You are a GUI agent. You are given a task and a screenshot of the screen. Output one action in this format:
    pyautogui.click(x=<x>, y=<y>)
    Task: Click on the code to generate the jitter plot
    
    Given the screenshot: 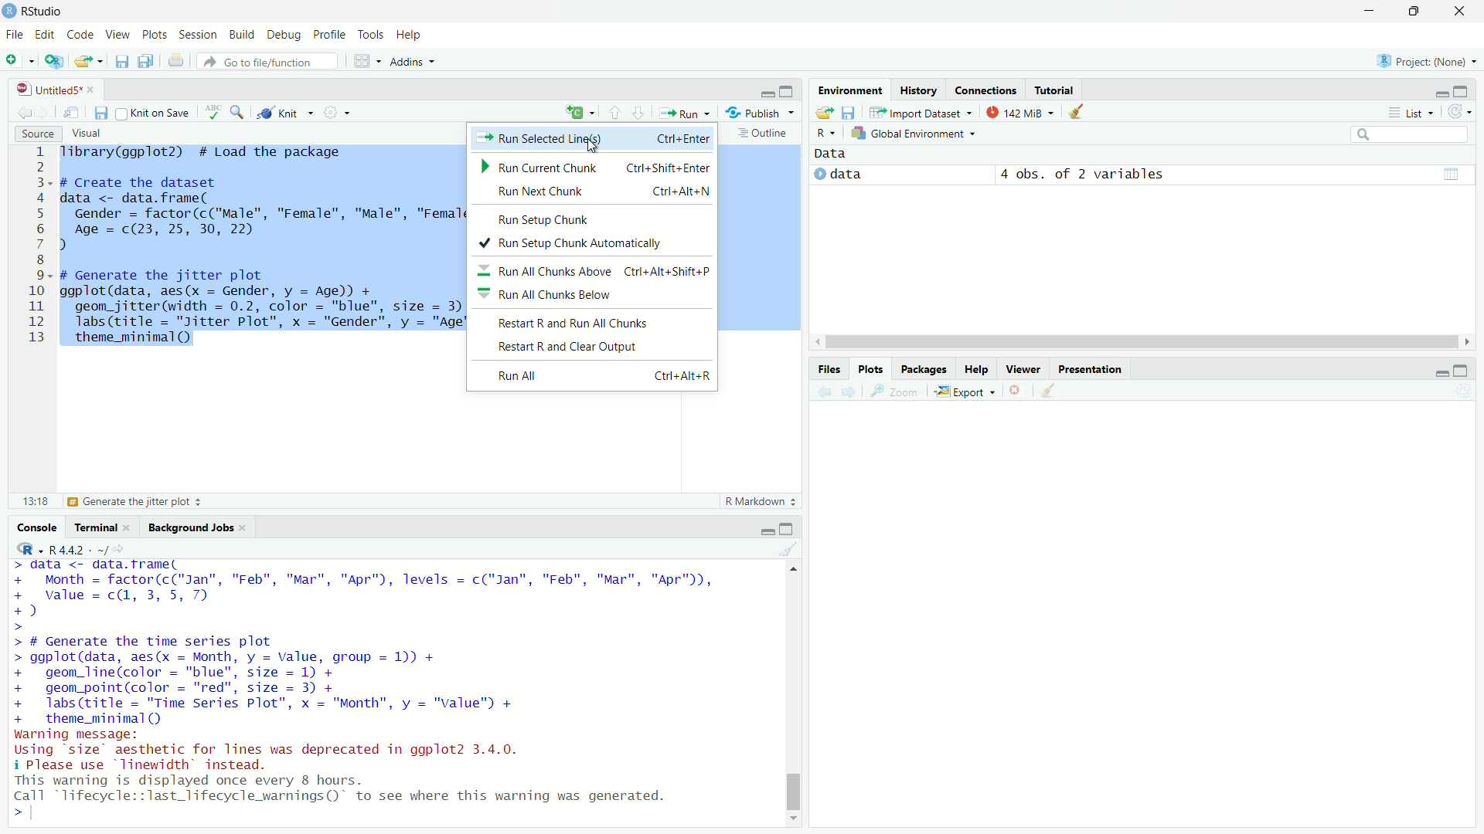 What is the action you would take?
    pyautogui.click(x=257, y=307)
    